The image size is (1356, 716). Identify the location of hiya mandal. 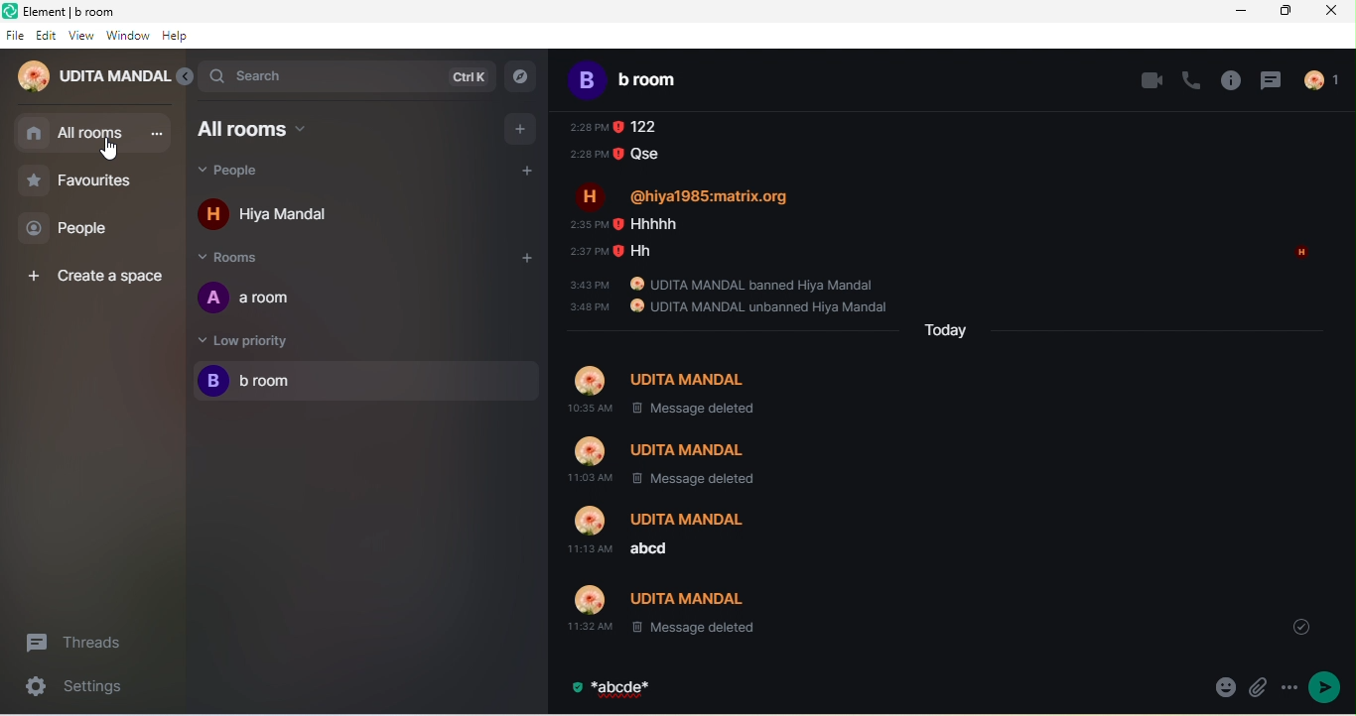
(275, 213).